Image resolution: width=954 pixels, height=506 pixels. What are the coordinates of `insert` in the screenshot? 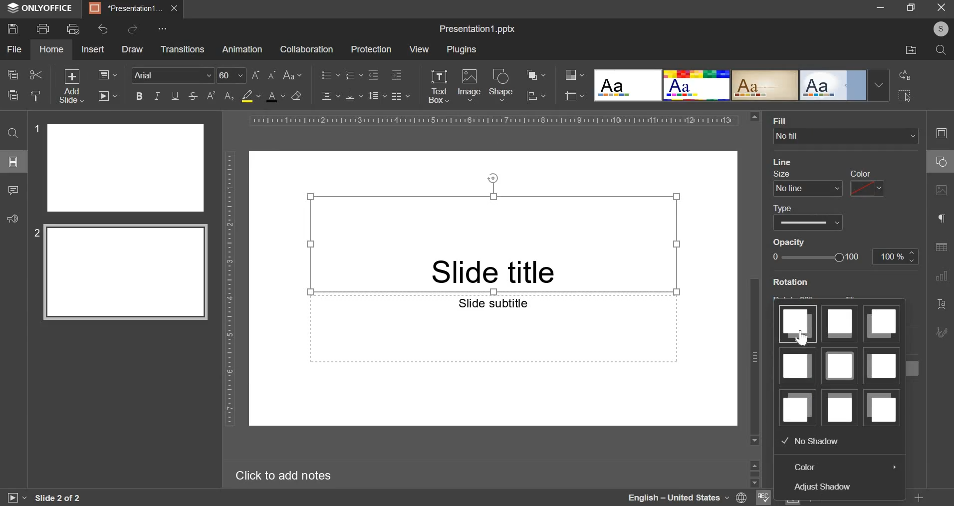 It's located at (92, 48).